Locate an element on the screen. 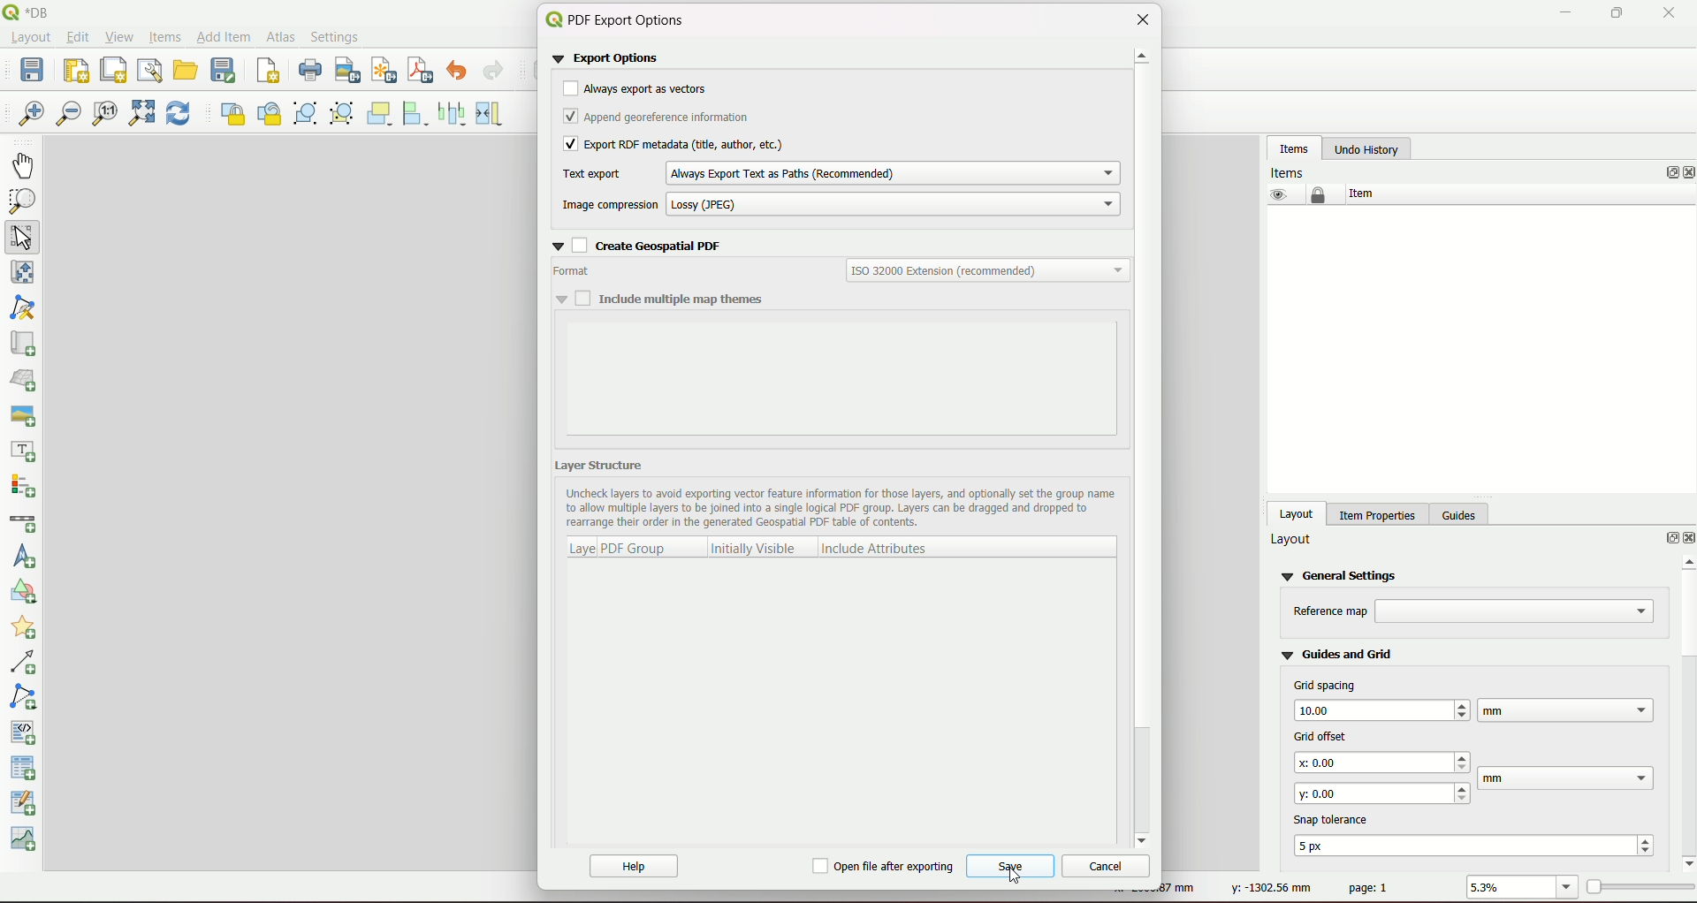  text is located at coordinates (1290, 171).